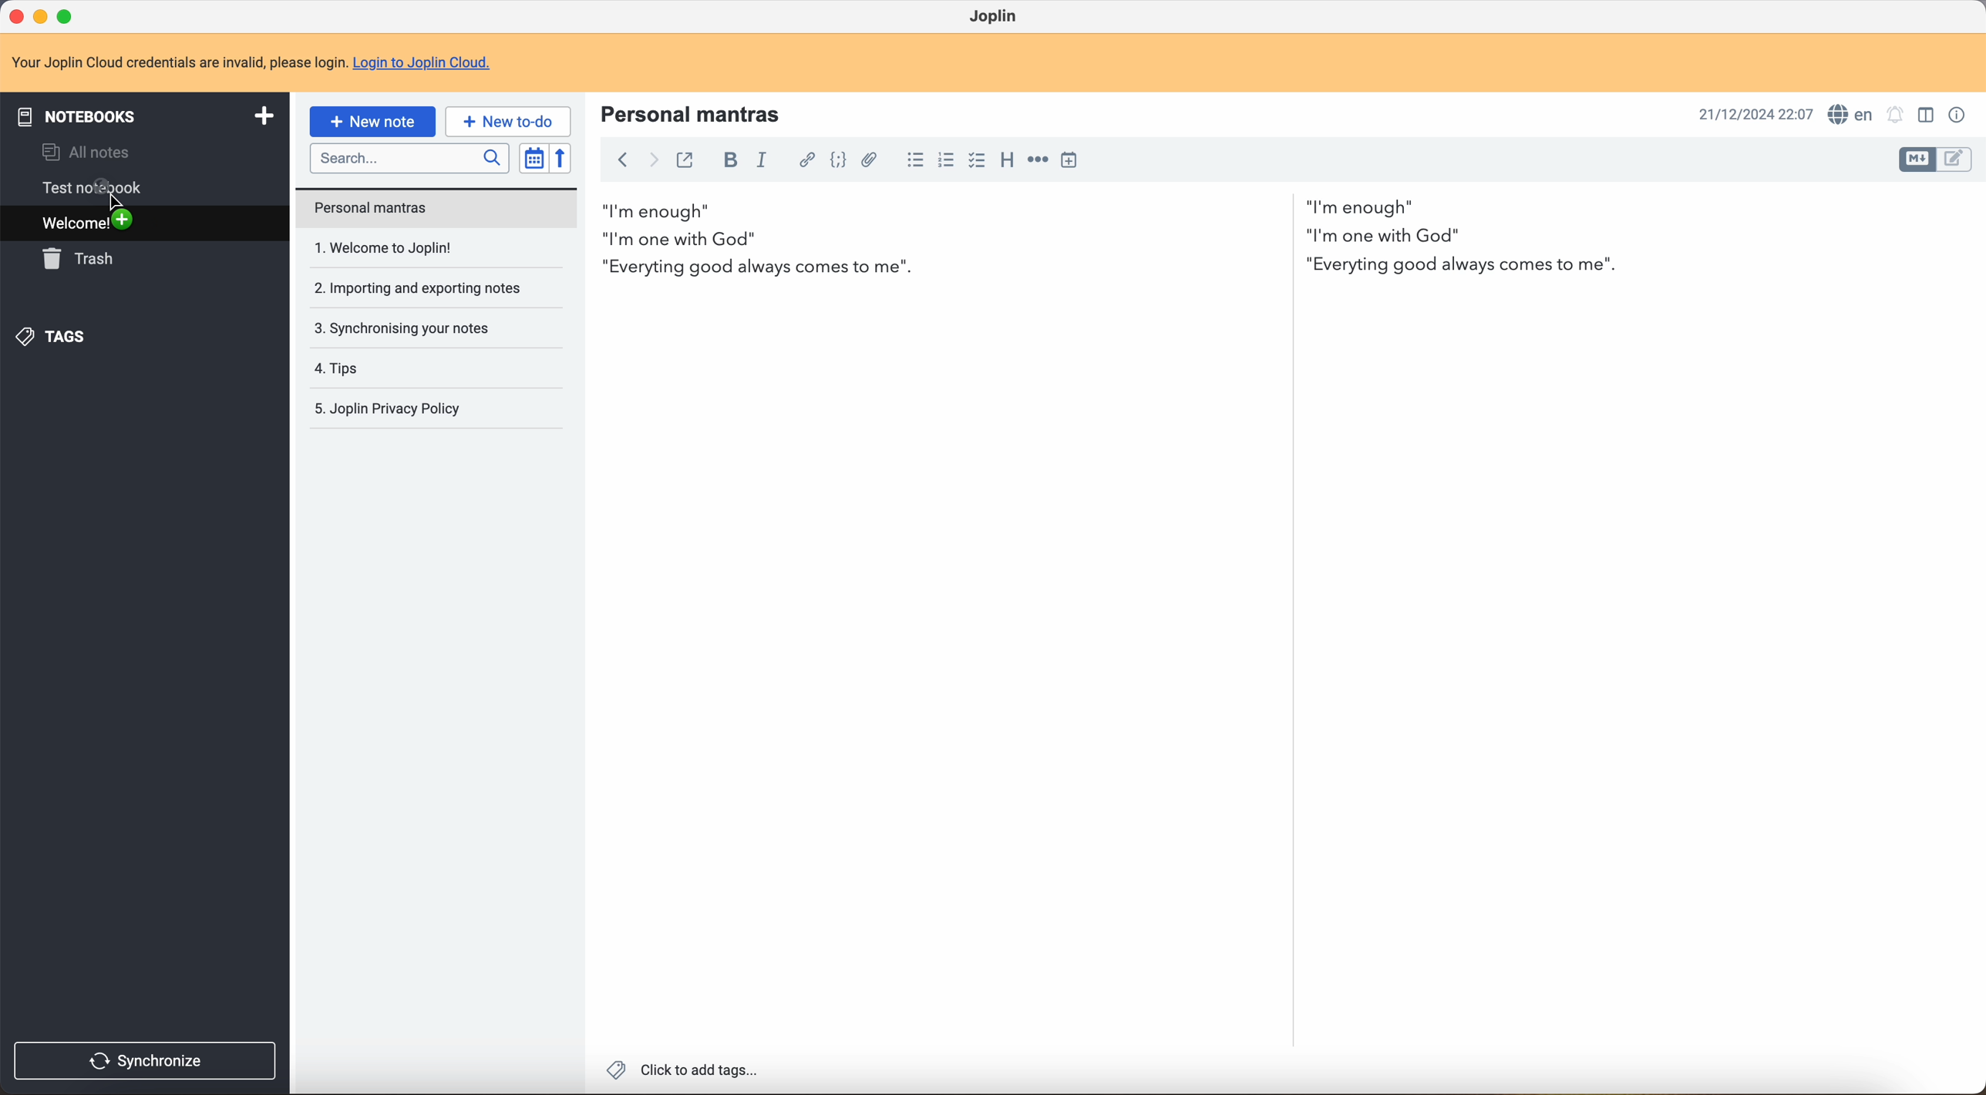  I want to click on title, so click(694, 113).